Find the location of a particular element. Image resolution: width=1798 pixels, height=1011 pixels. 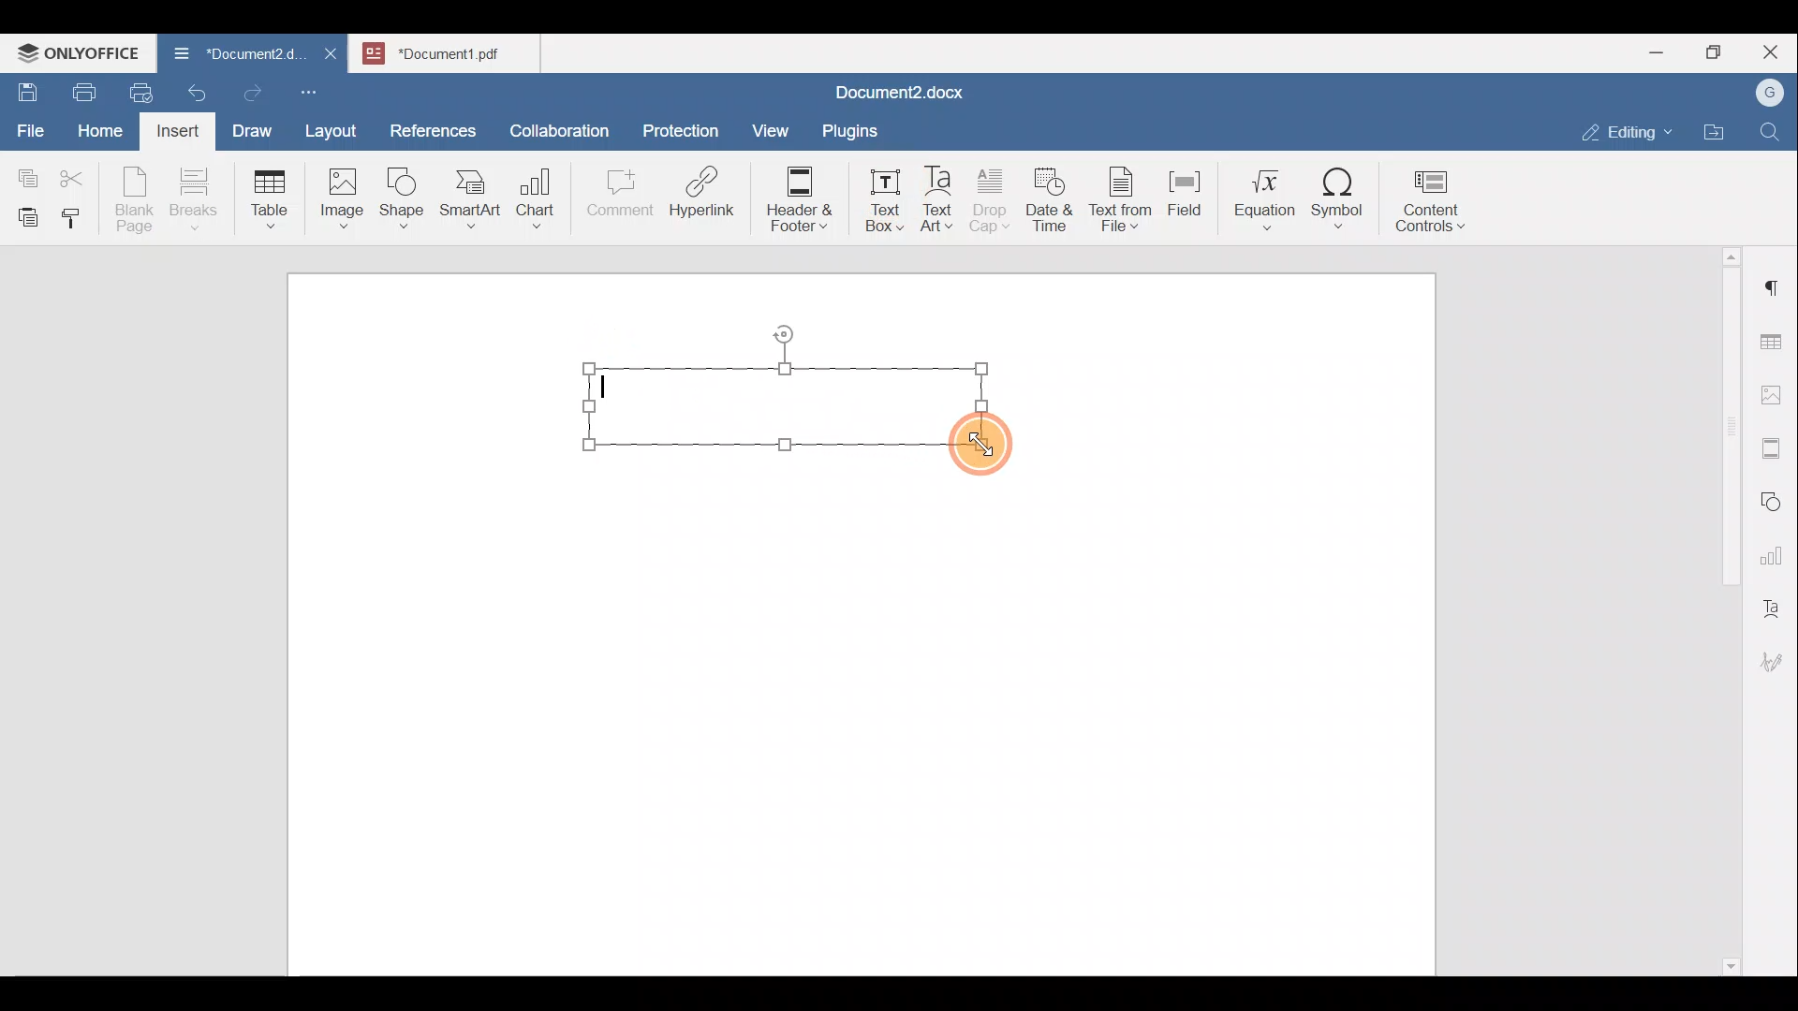

Document name is located at coordinates (895, 95).